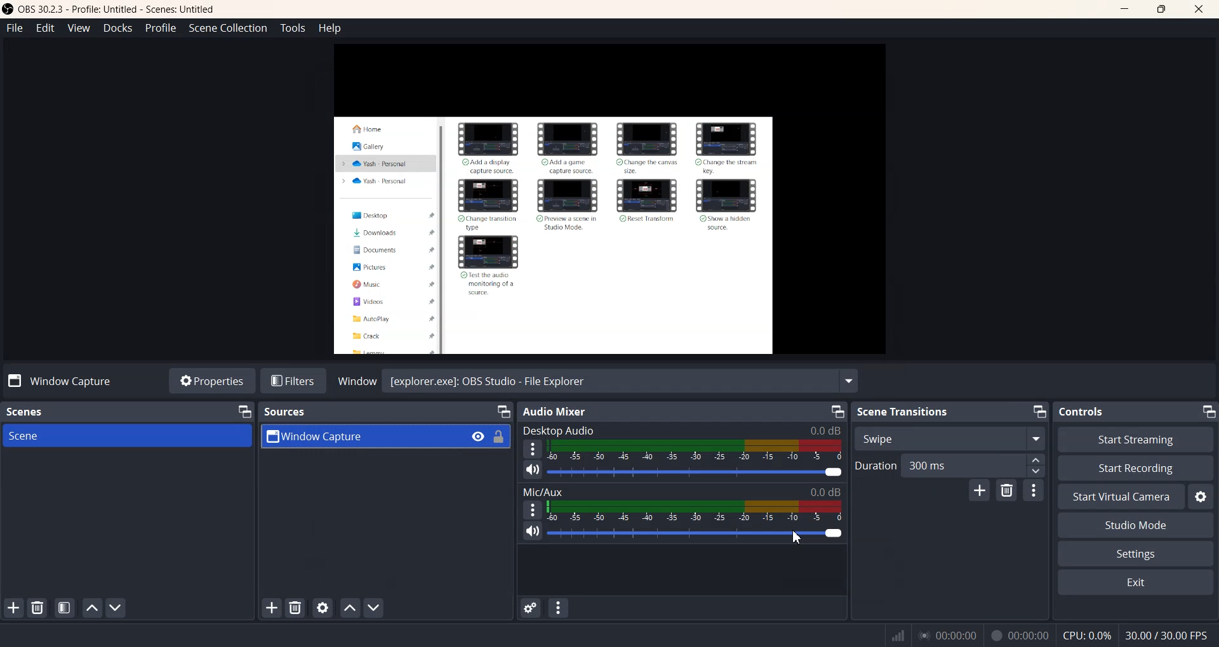 This screenshot has width=1219, height=647. Describe the element at coordinates (288, 412) in the screenshot. I see `Sources` at that location.